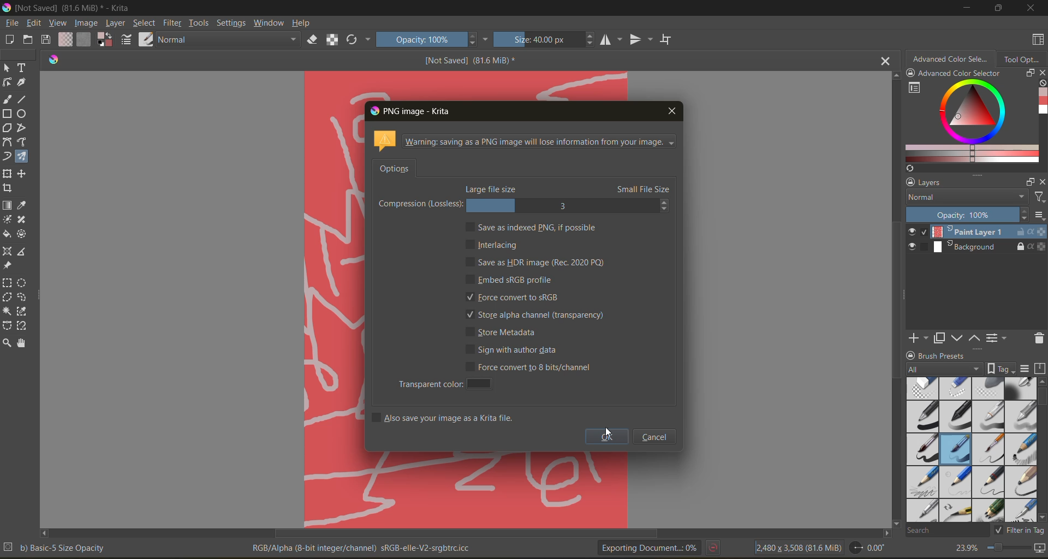  What do you see at coordinates (639, 40) in the screenshot?
I see `flip vertically` at bounding box center [639, 40].